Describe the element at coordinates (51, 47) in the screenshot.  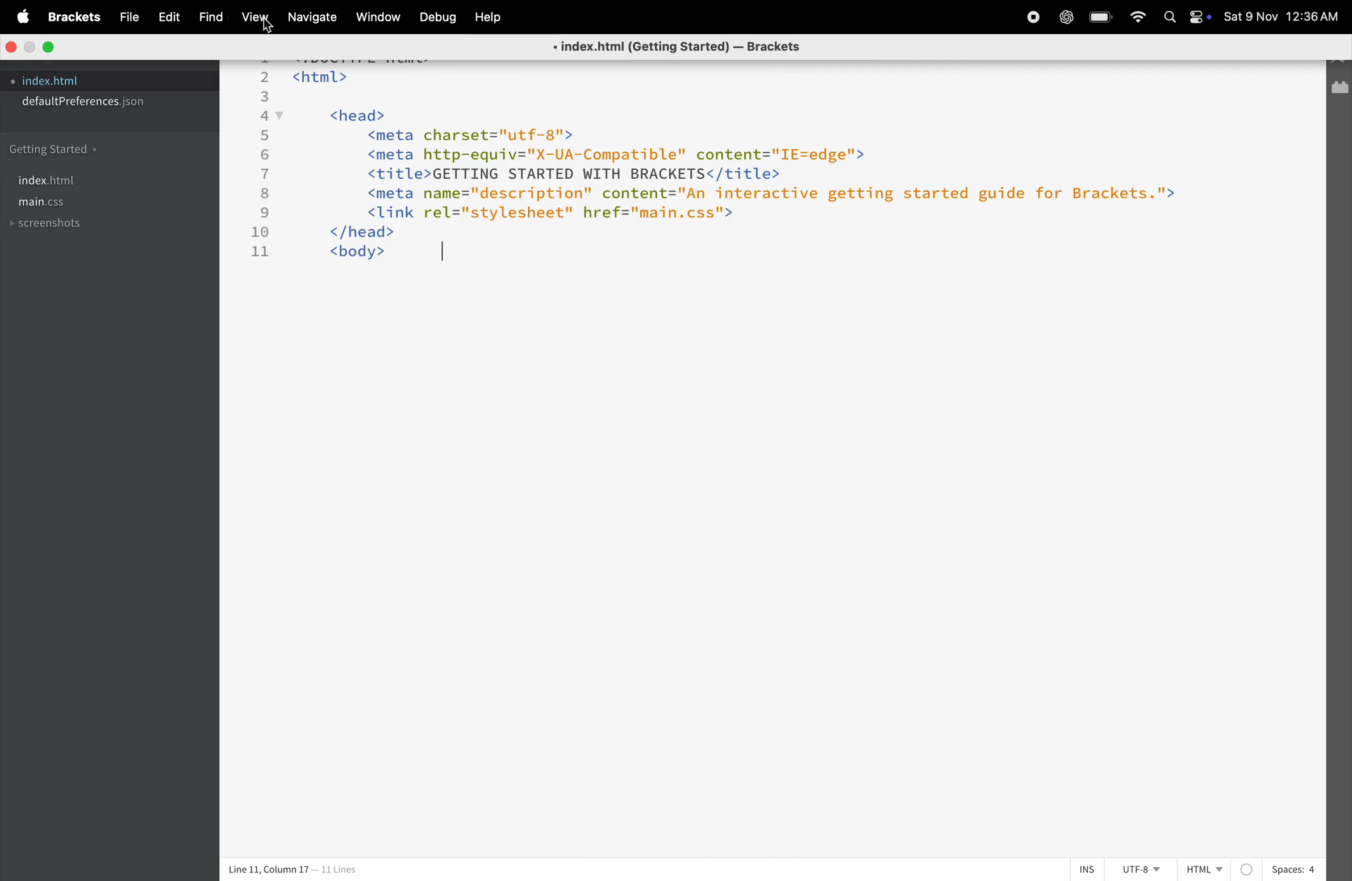
I see `maximize` at that location.